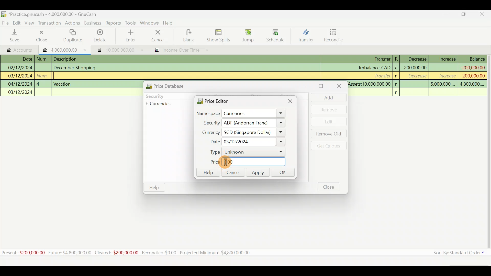 Image resolution: width=491 pixels, height=276 pixels. Describe the element at coordinates (20, 84) in the screenshot. I see `04/12/2024` at that location.